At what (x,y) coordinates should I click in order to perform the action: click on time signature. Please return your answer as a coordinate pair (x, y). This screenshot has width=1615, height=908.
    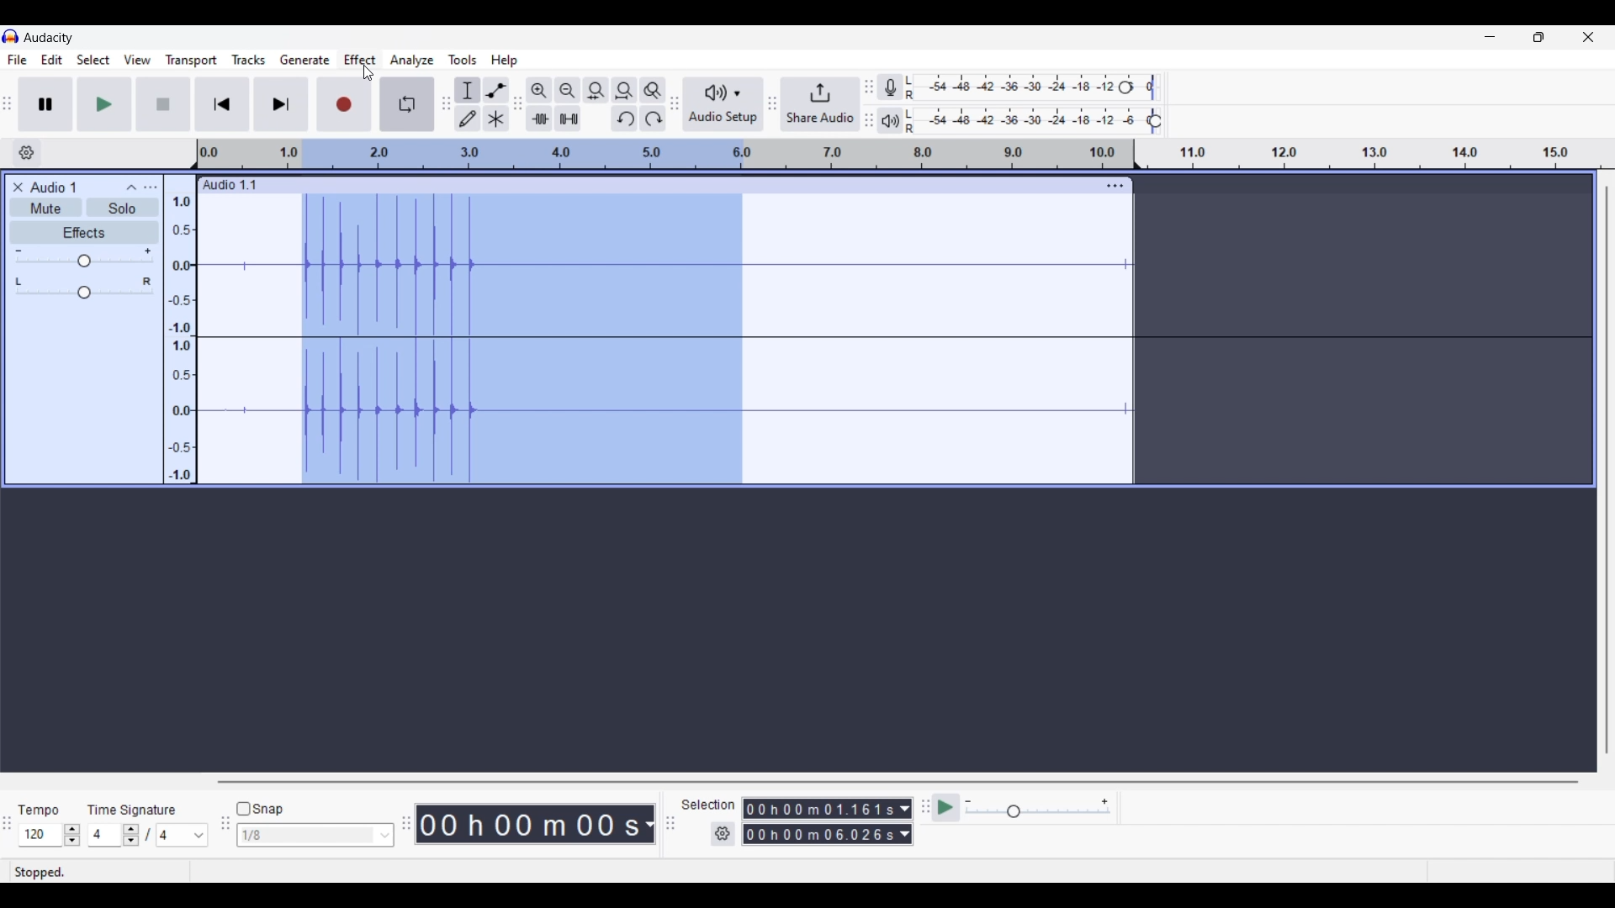
    Looking at the image, I should click on (130, 812).